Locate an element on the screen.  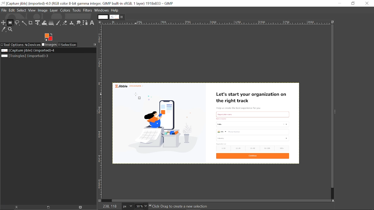
Configure this tab is located at coordinates (95, 45).